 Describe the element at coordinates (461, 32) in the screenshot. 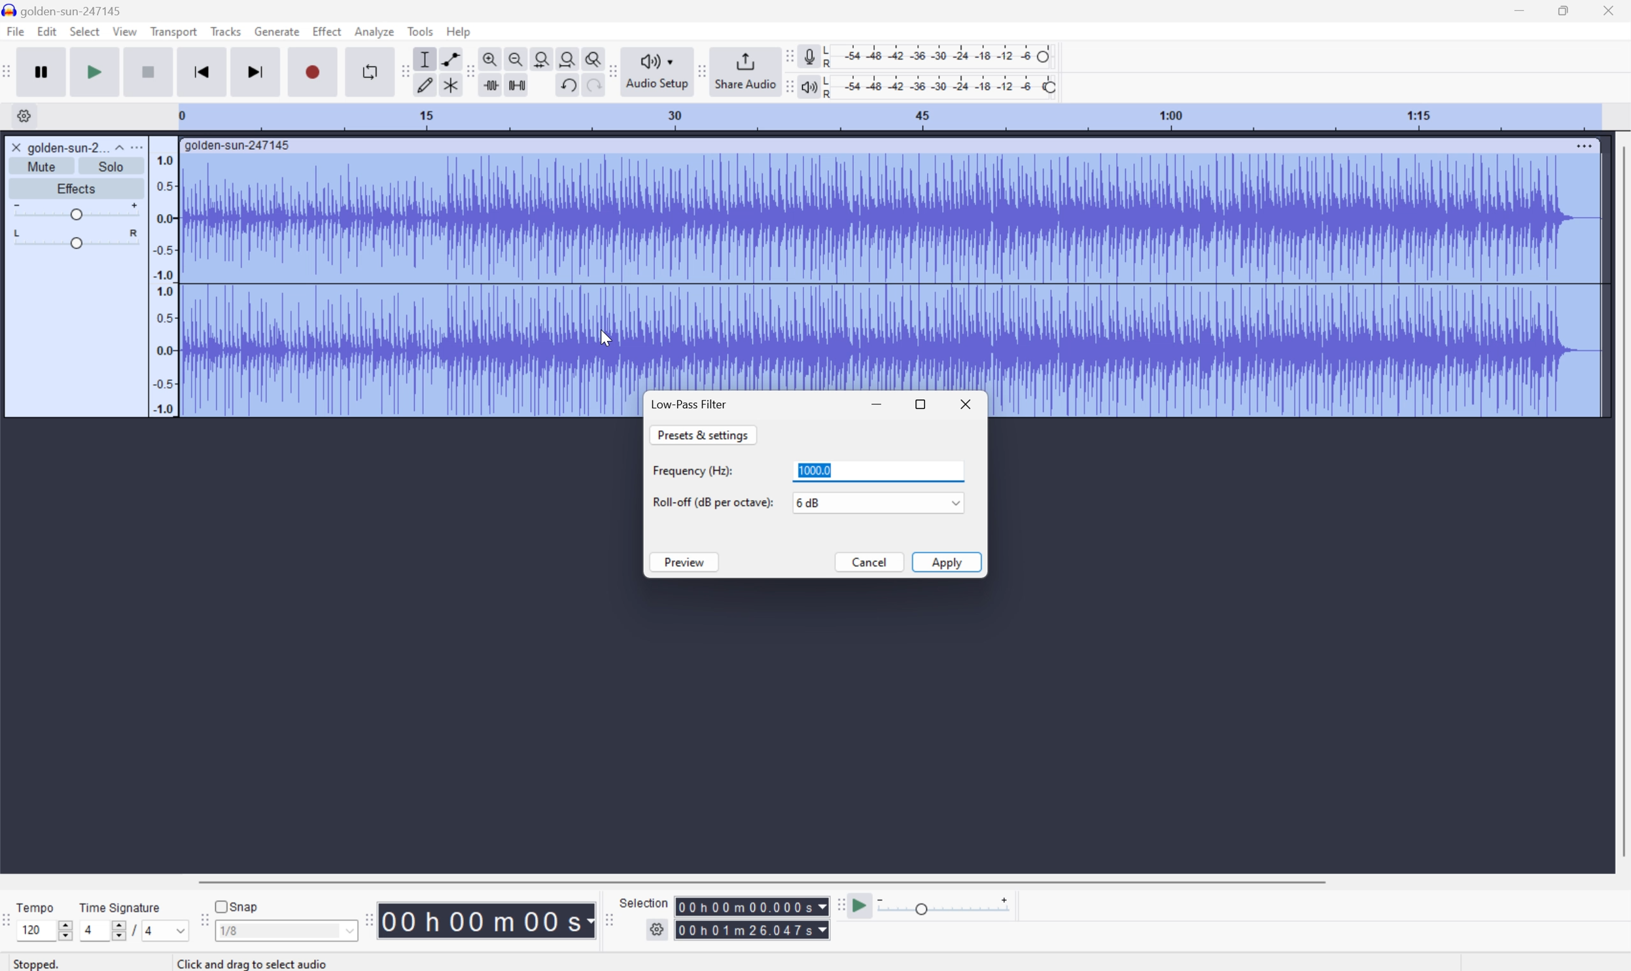

I see `Help` at that location.